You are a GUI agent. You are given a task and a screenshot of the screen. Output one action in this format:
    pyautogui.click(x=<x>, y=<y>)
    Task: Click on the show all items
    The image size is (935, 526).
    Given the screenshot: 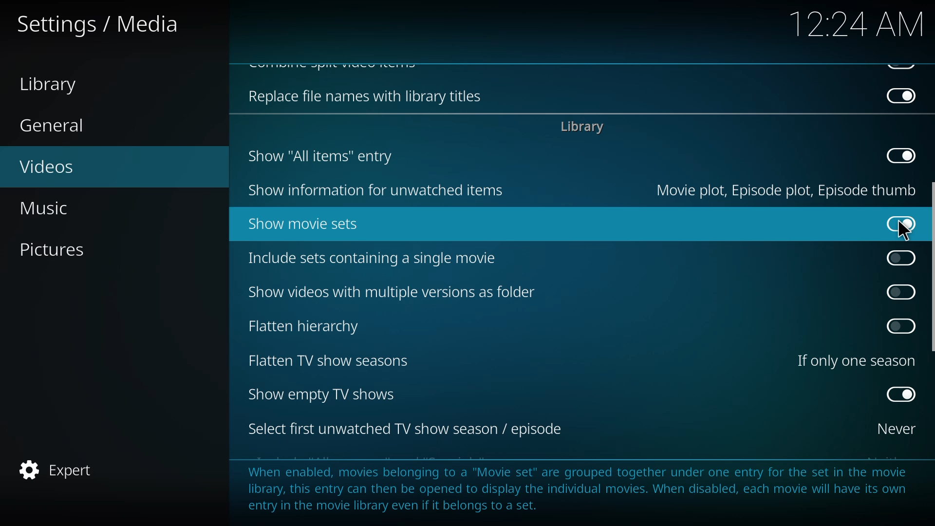 What is the action you would take?
    pyautogui.click(x=318, y=155)
    